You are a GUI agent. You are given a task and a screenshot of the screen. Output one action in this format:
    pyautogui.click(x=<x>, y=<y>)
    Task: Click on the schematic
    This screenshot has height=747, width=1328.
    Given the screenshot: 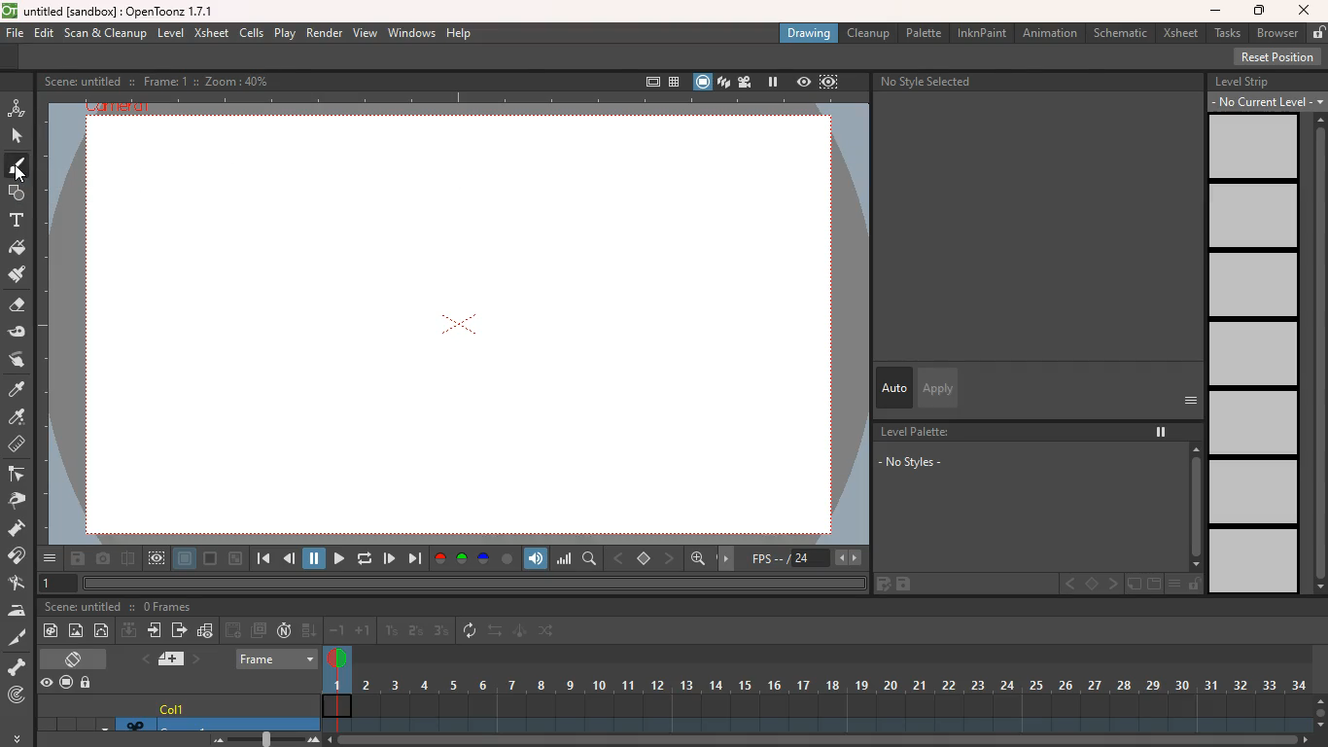 What is the action you would take?
    pyautogui.click(x=1122, y=33)
    